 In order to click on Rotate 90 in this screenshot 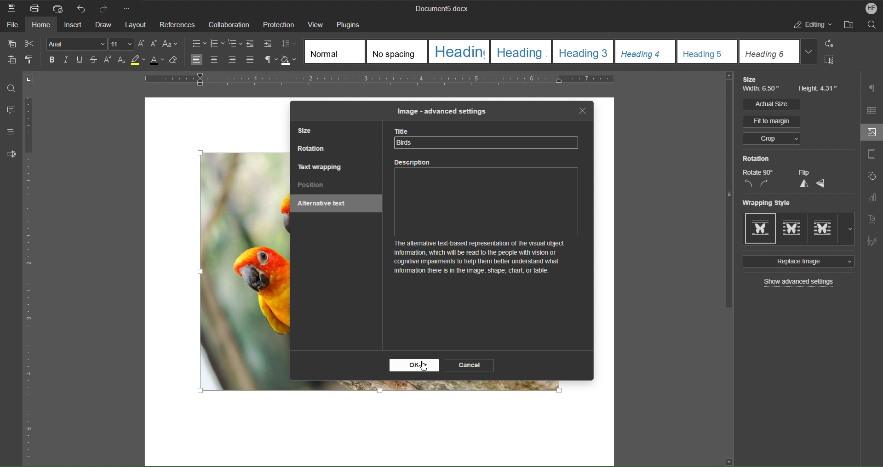, I will do `click(758, 172)`.